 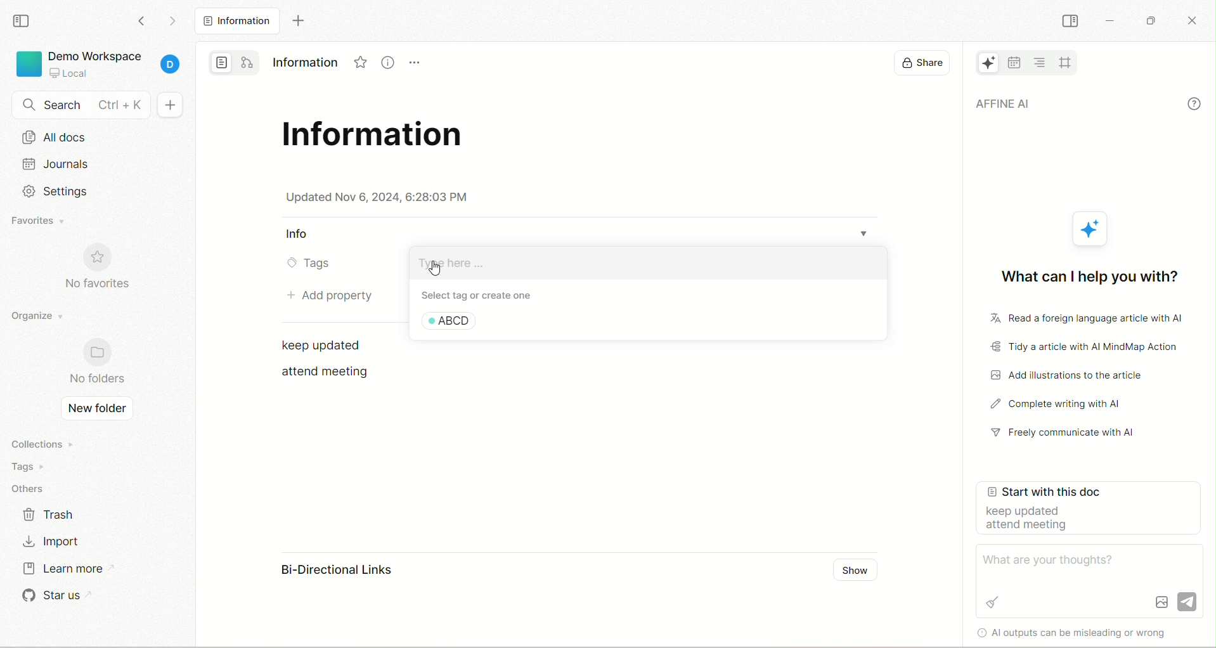 I want to click on add illustrations to the article, so click(x=1074, y=375).